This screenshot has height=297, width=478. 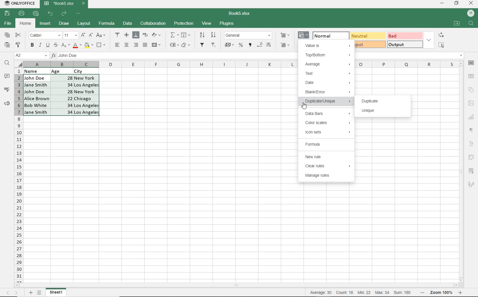 I want to click on LIST SHEETS, so click(x=40, y=293).